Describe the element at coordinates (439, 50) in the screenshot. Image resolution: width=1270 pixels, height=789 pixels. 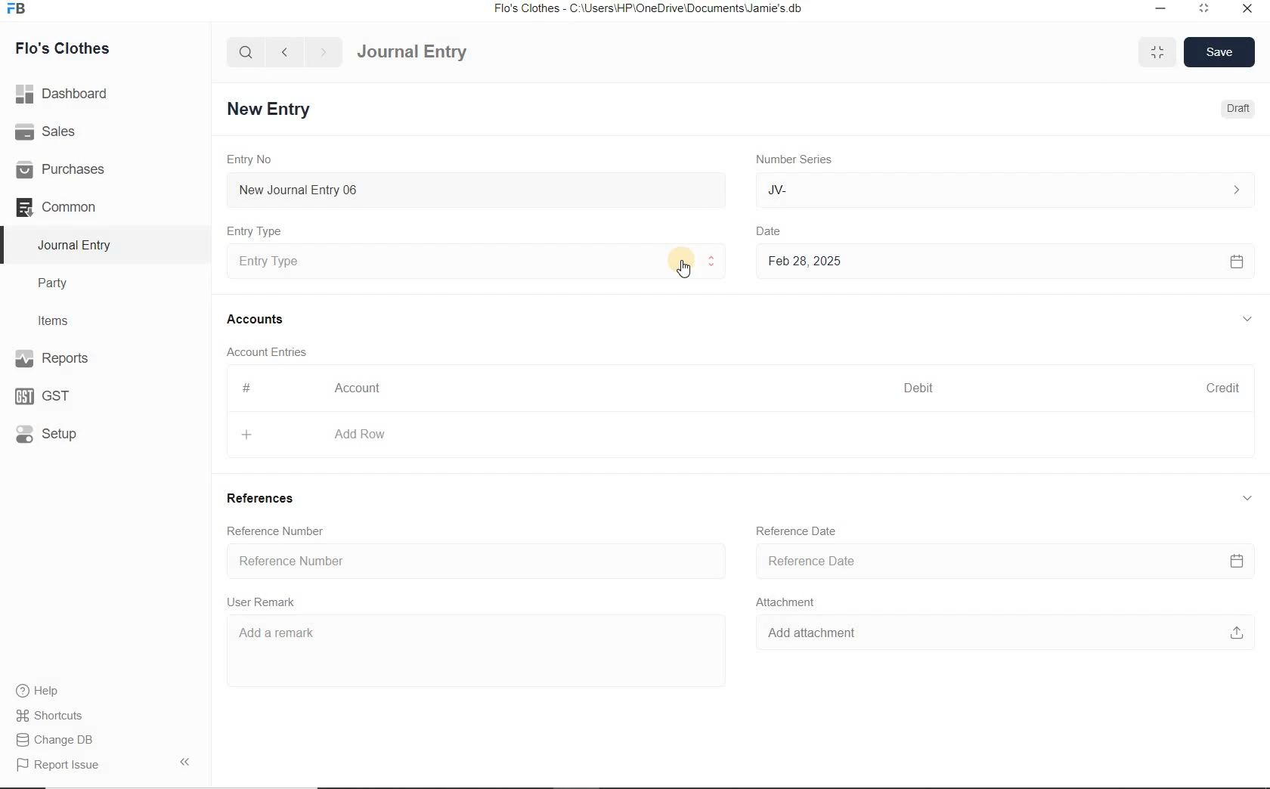
I see `Journal Entry` at that location.